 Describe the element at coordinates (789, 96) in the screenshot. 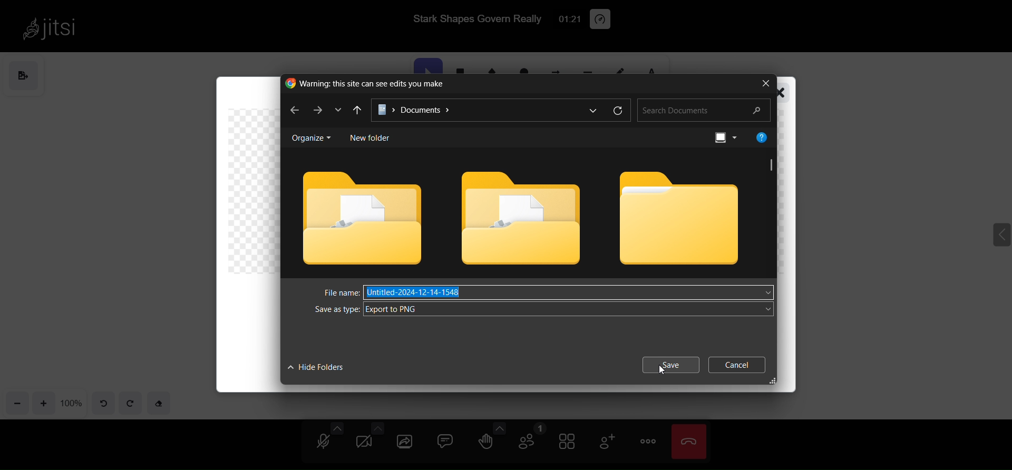

I see `close window` at that location.